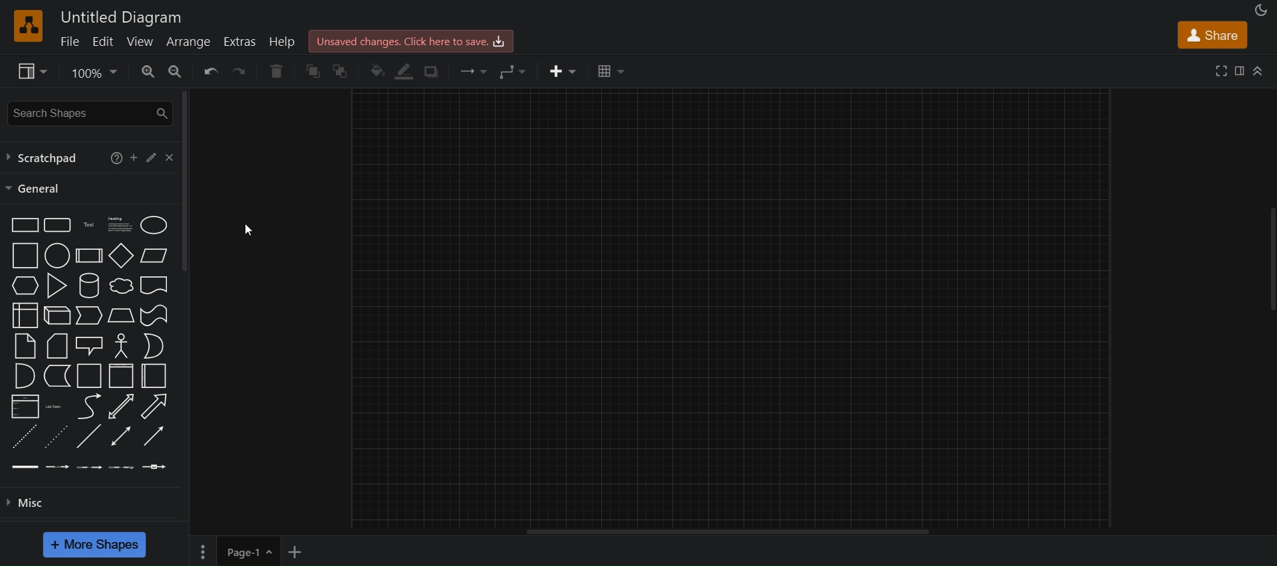  What do you see at coordinates (190, 42) in the screenshot?
I see `arrange` at bounding box center [190, 42].